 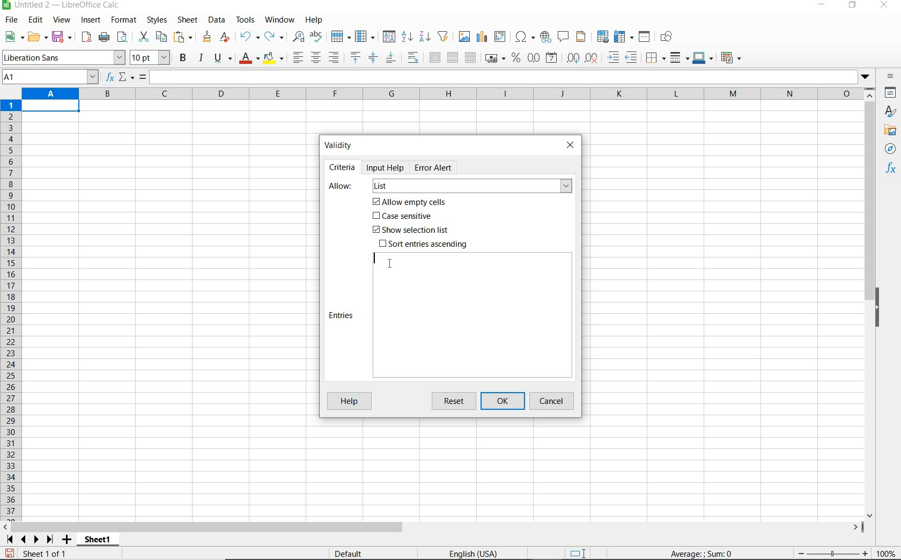 What do you see at coordinates (501, 78) in the screenshot?
I see `expand formula bar/input line` at bounding box center [501, 78].